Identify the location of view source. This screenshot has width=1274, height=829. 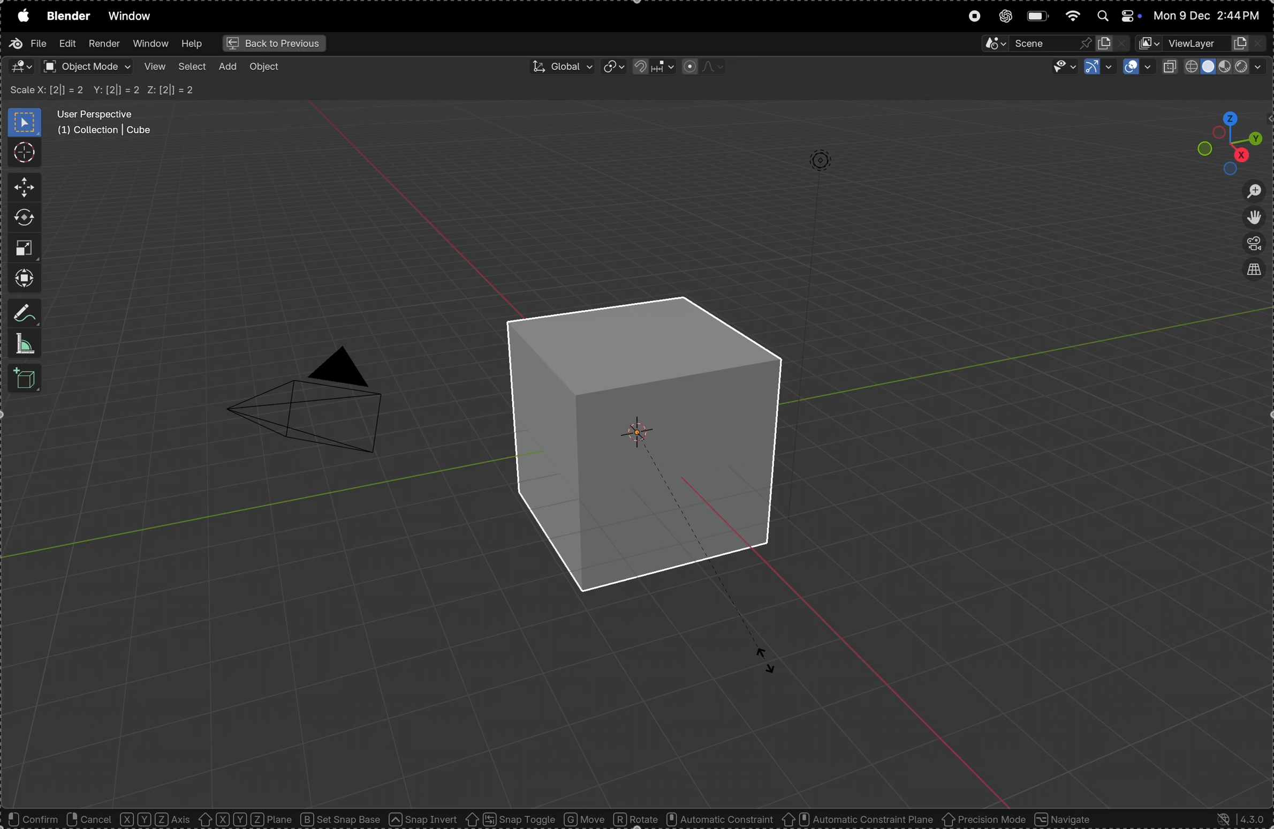
(1256, 271).